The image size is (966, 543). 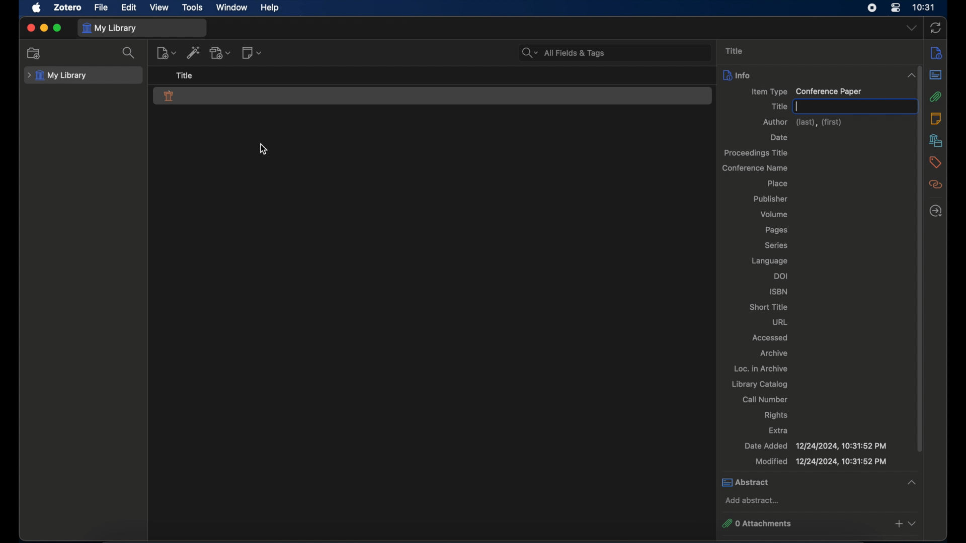 I want to click on edit, so click(x=129, y=8).